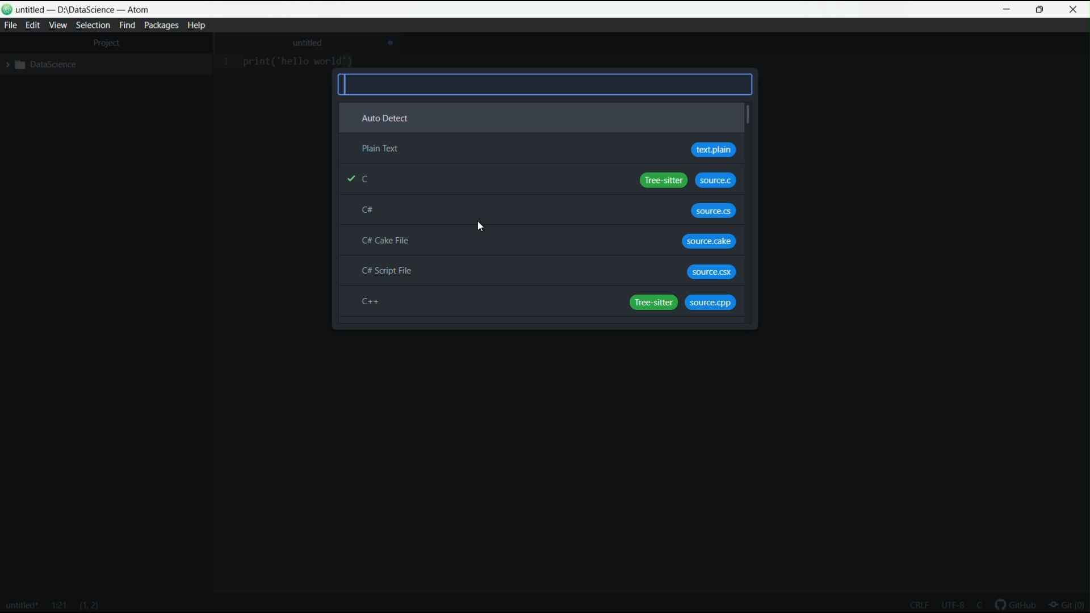 This screenshot has height=613, width=1090. I want to click on edit menu, so click(33, 26).